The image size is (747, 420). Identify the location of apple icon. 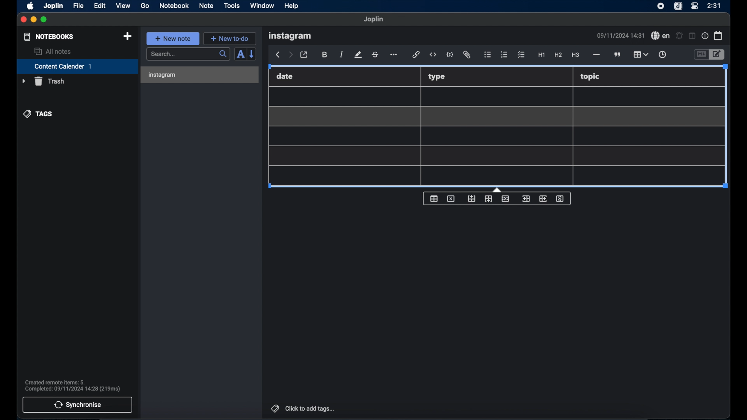
(31, 6).